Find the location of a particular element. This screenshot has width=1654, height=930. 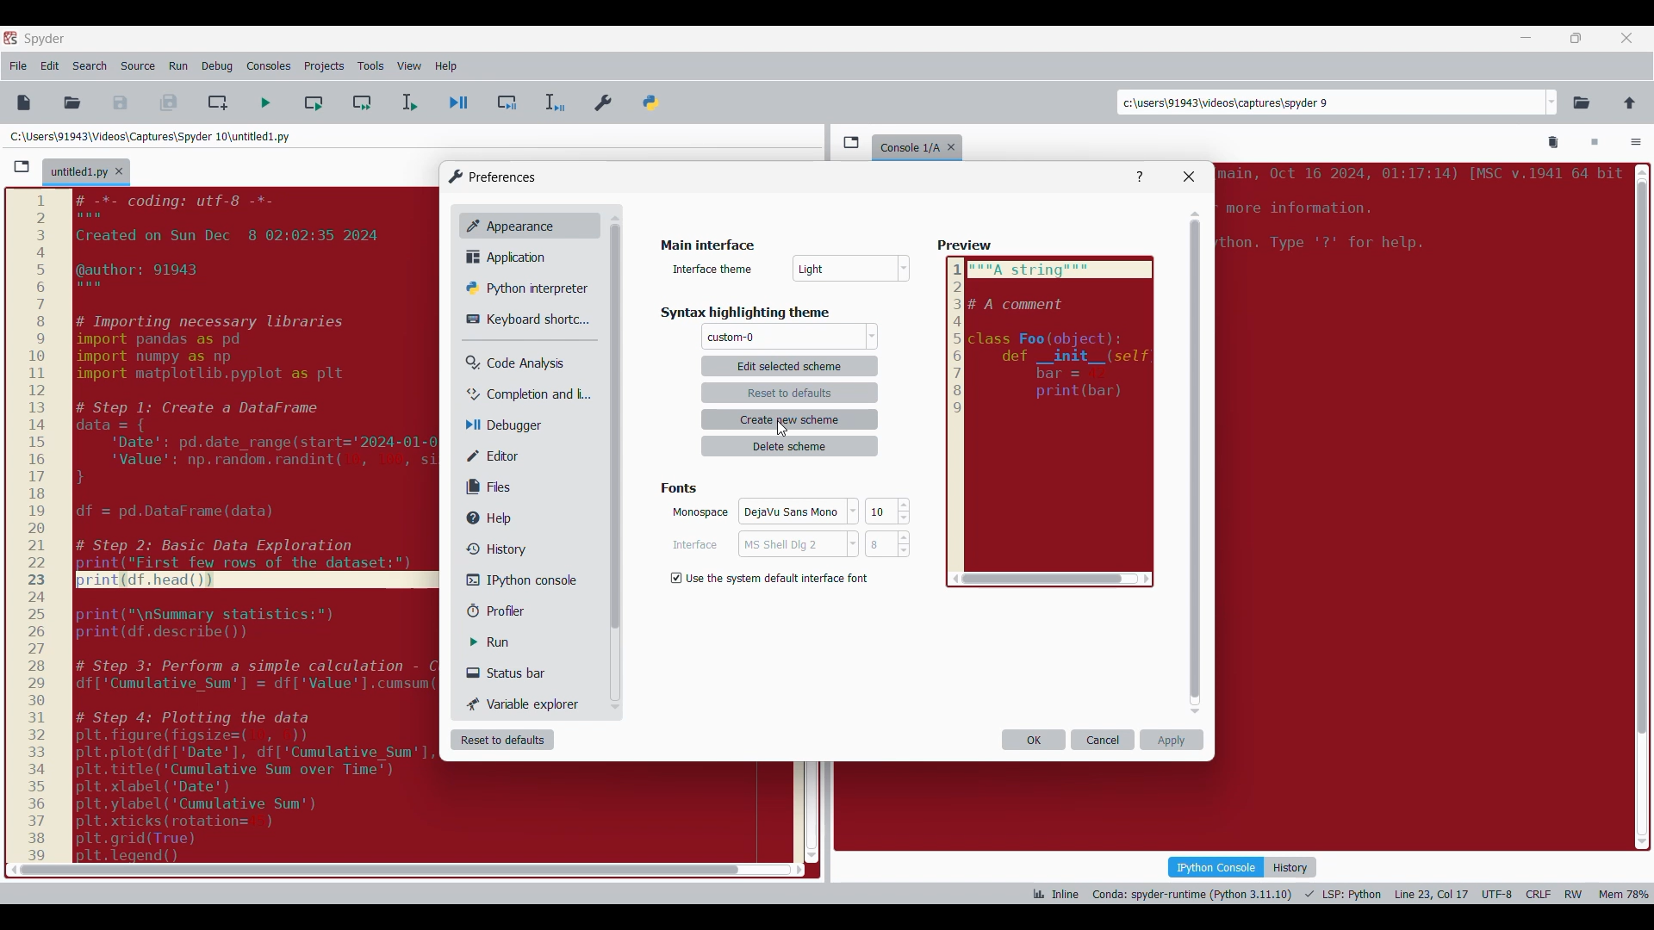

Browse tabs is located at coordinates (22, 167).